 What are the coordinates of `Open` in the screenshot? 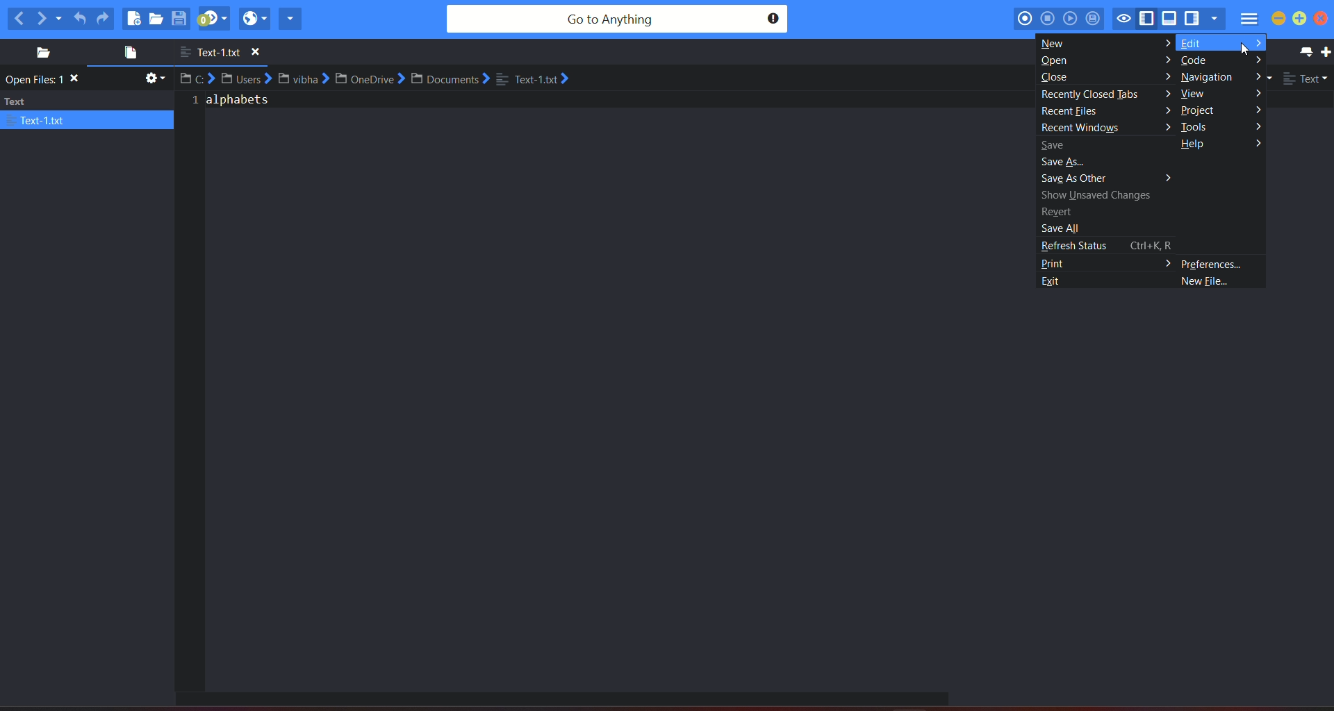 It's located at (1060, 60).